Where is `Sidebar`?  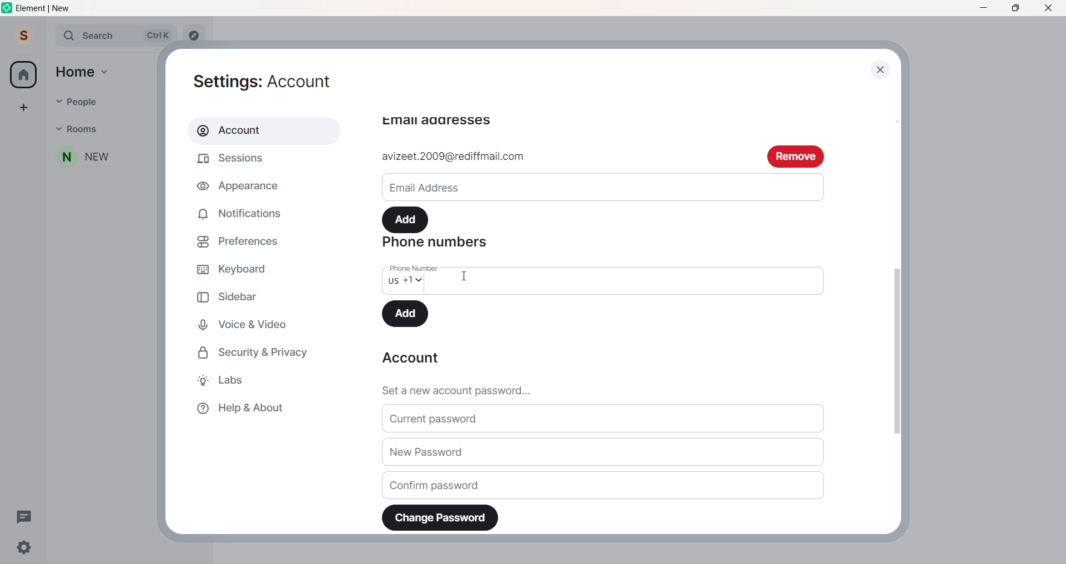 Sidebar is located at coordinates (229, 295).